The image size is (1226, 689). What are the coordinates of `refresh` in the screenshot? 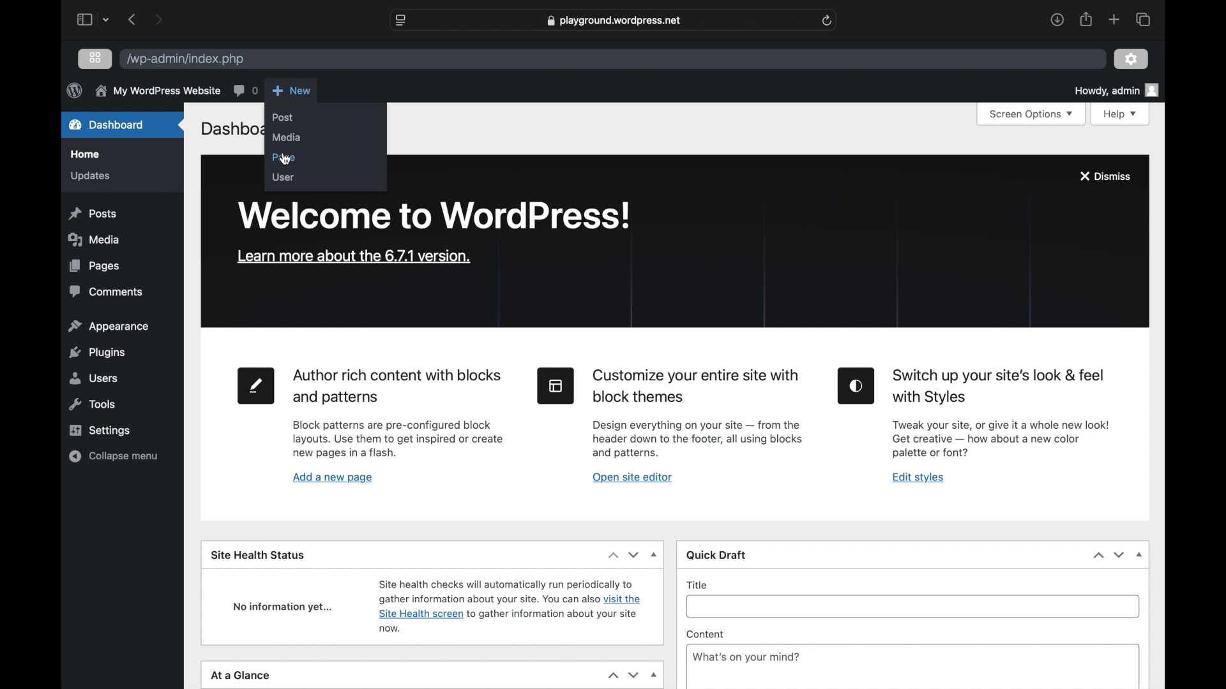 It's located at (827, 20).